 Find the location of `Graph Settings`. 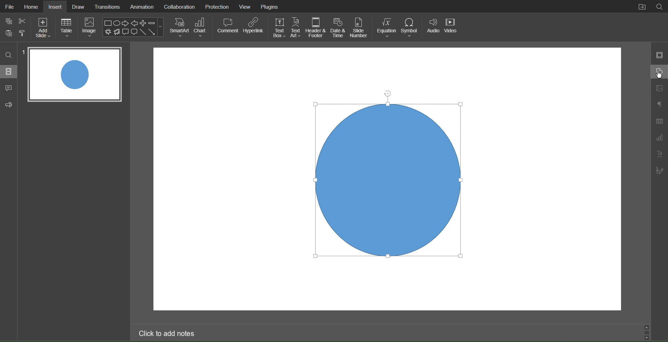

Graph Settings is located at coordinates (659, 139).